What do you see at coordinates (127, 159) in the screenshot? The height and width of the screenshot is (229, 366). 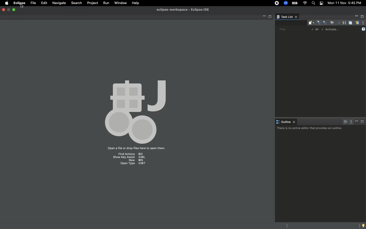 I see `Find Actions 33
‘Show Key Assist ORL
New %N
OpenType XT` at bounding box center [127, 159].